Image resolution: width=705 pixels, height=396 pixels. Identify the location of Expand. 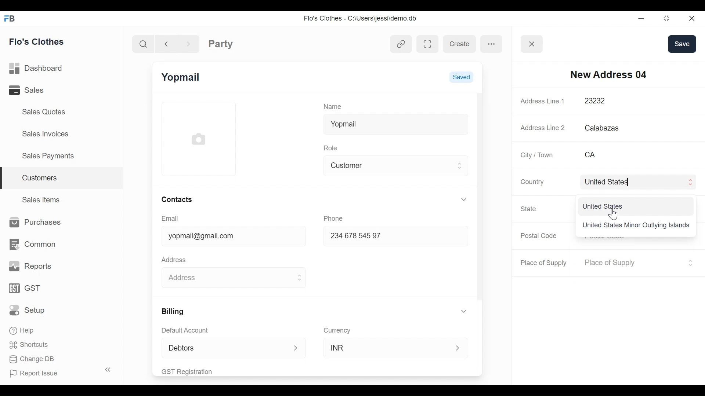
(464, 199).